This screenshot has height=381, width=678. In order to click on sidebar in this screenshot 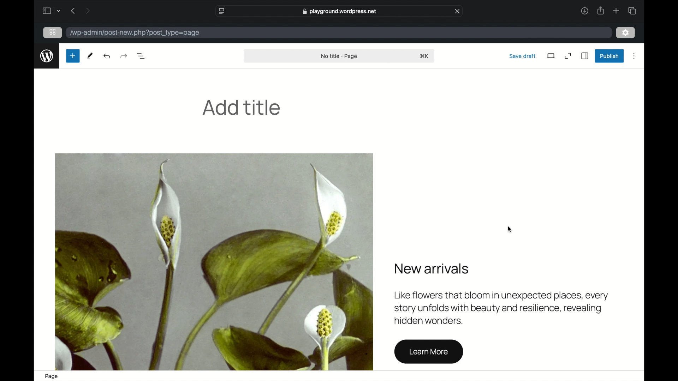, I will do `click(585, 56)`.